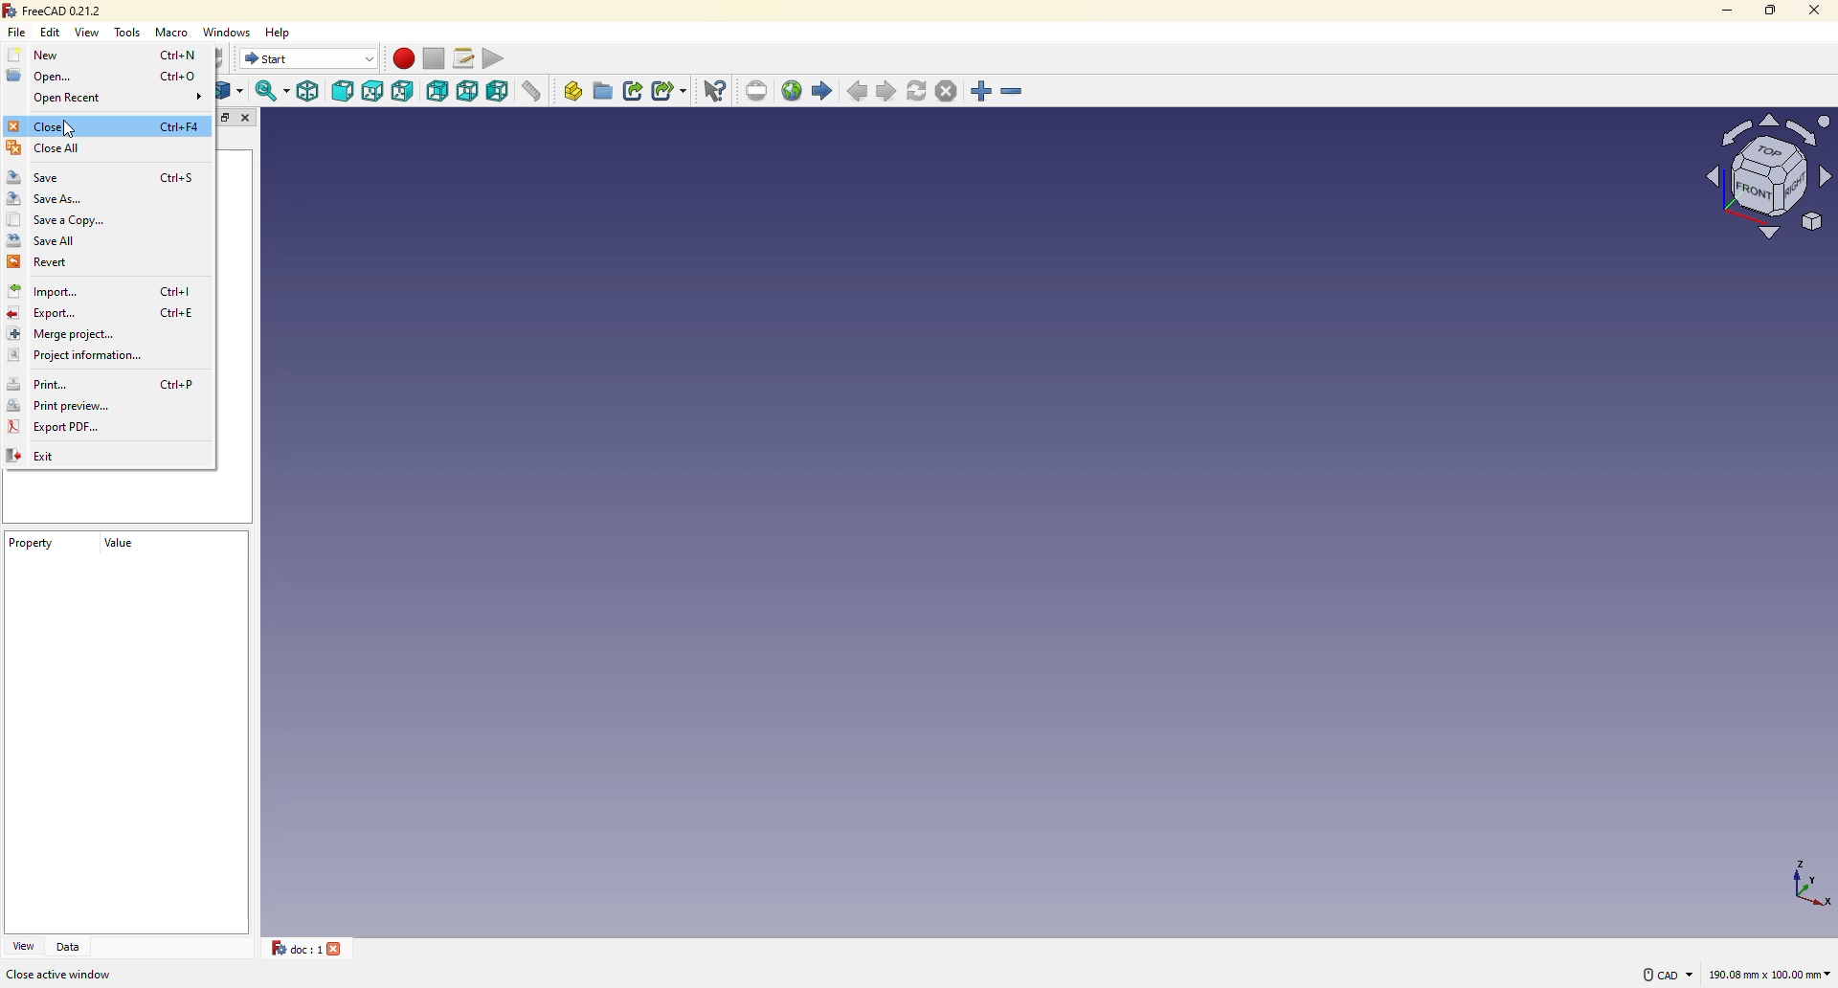 This screenshot has width=1838, height=988. Describe the element at coordinates (40, 177) in the screenshot. I see `save` at that location.